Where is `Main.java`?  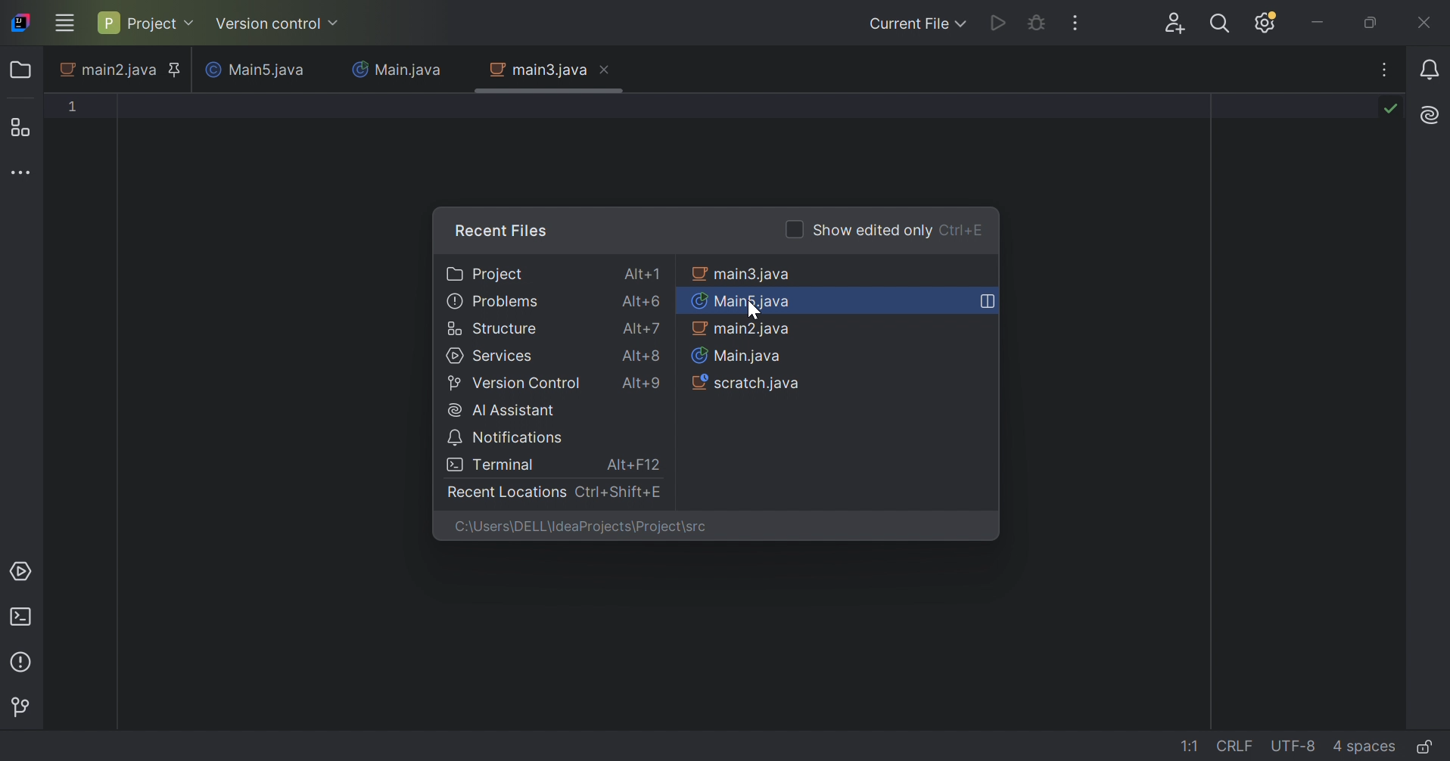
Main.java is located at coordinates (741, 357).